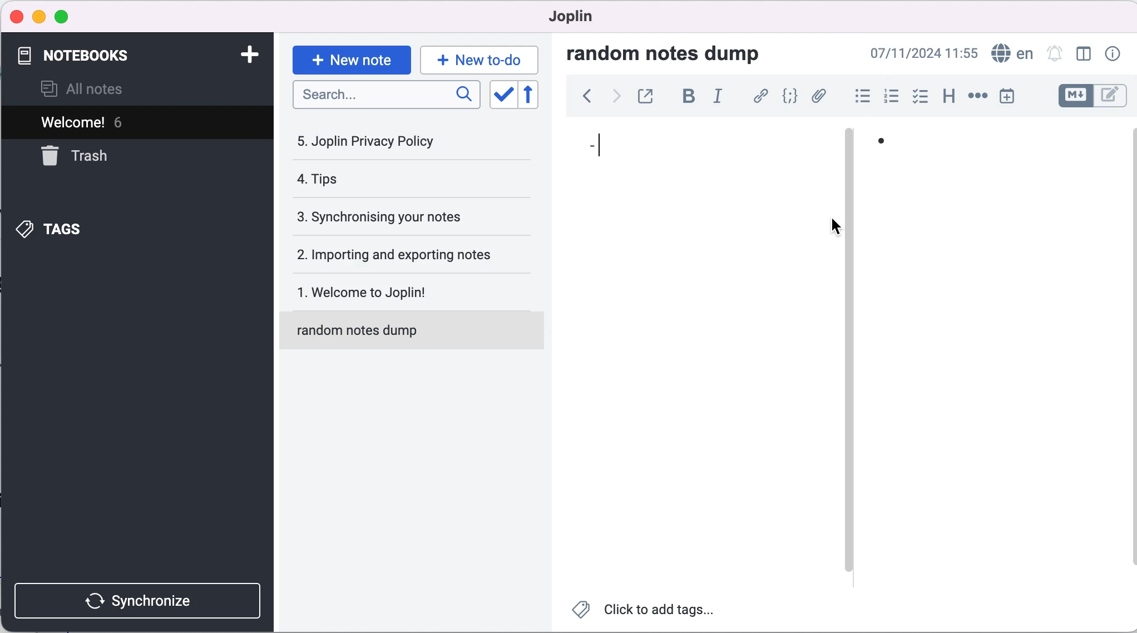 The width and height of the screenshot is (1137, 633). What do you see at coordinates (100, 88) in the screenshot?
I see `all notes` at bounding box center [100, 88].